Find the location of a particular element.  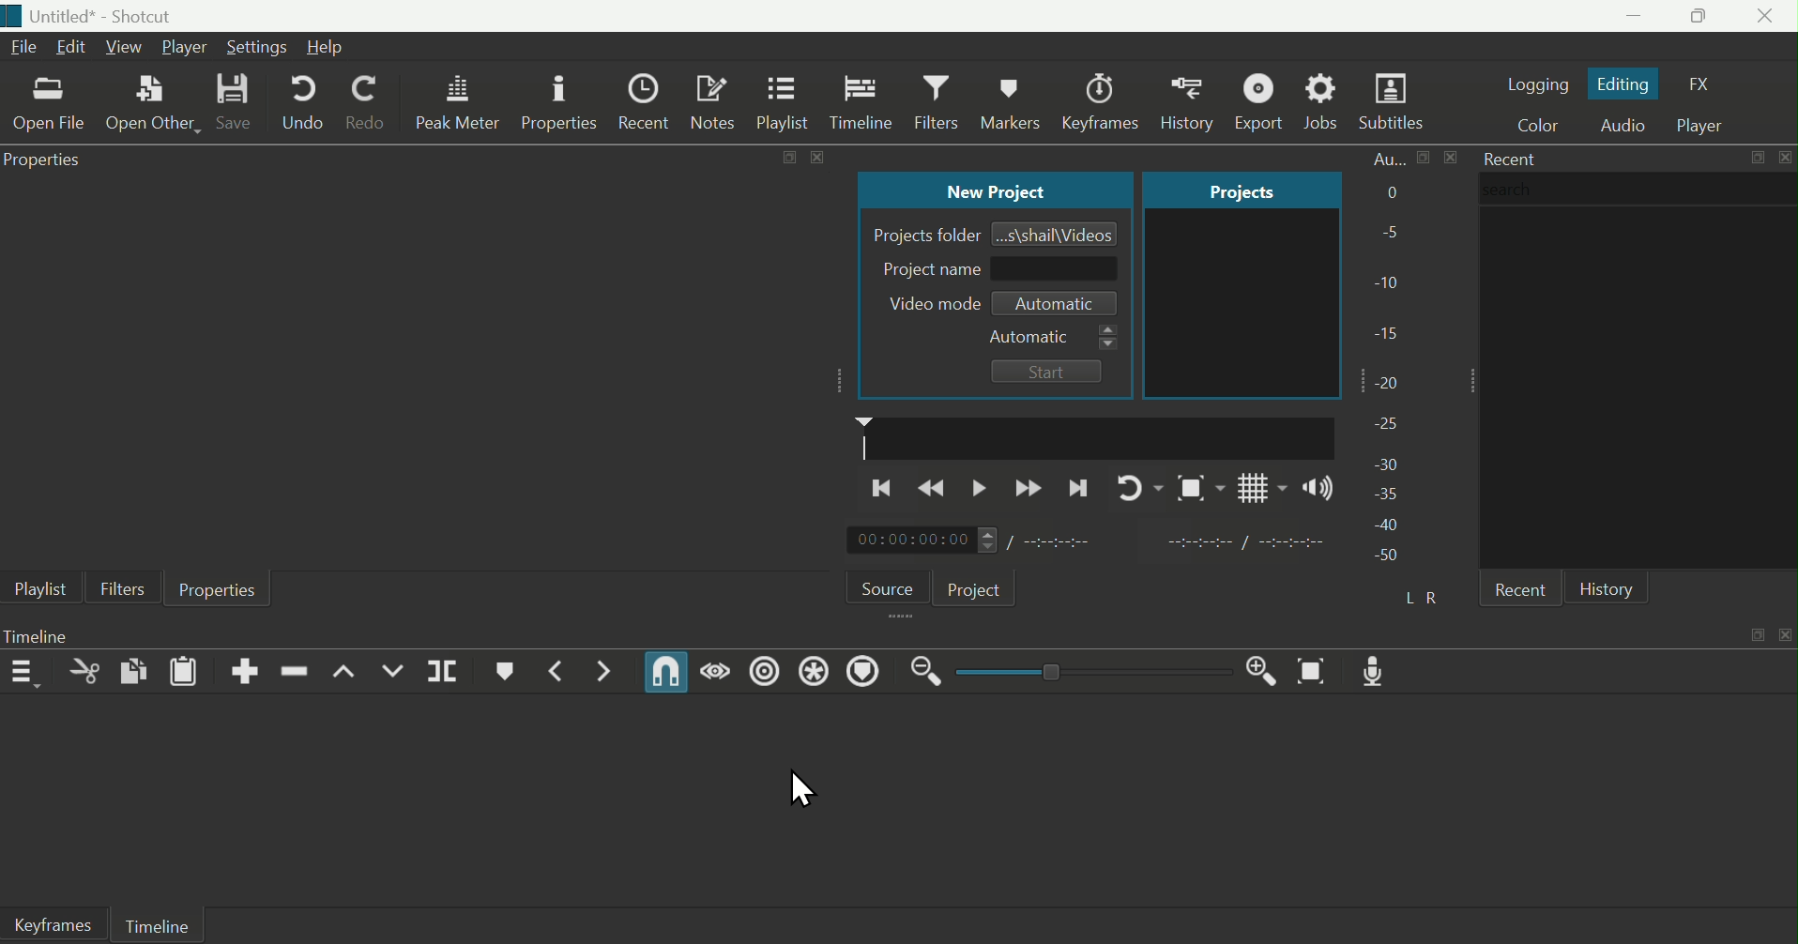

Maximize is located at coordinates (1696, 16).